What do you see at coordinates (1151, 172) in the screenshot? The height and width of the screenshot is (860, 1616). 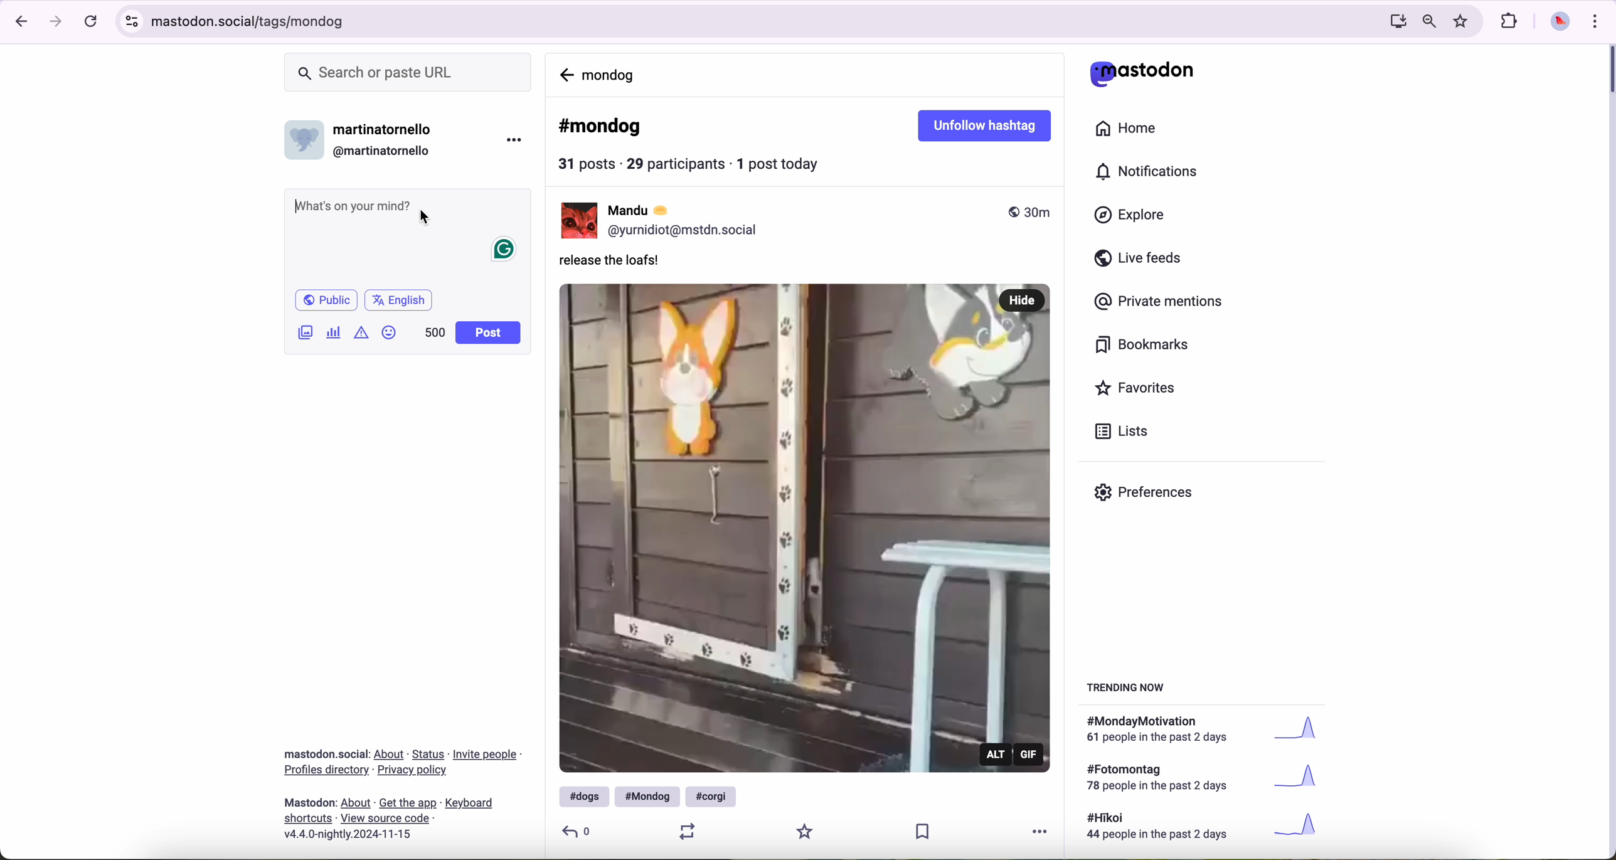 I see `notifications` at bounding box center [1151, 172].